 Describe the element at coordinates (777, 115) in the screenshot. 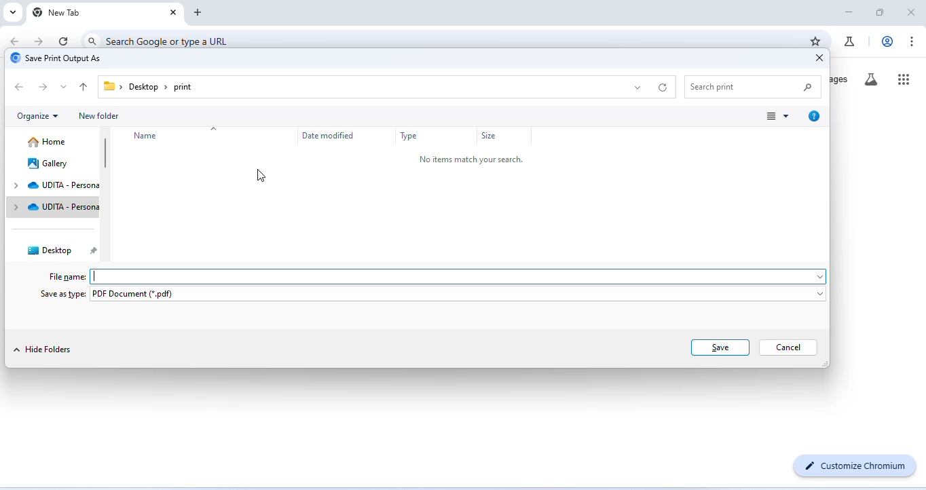

I see `change view` at that location.